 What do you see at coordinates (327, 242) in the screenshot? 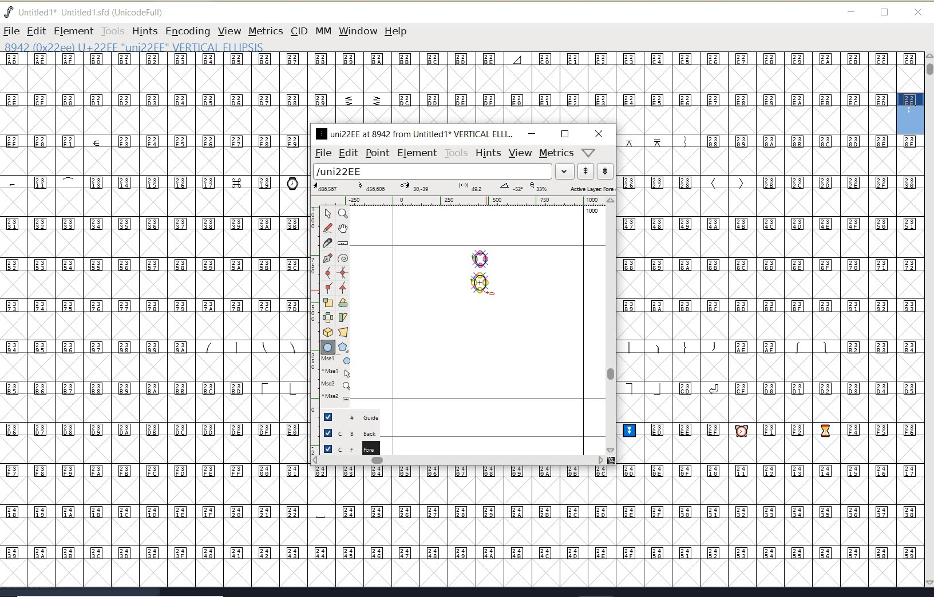
I see `cut splines in two` at bounding box center [327, 242].